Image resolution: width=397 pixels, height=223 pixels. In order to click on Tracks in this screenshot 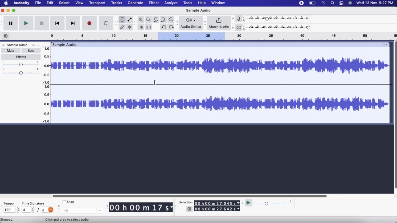, I will do `click(117, 3)`.